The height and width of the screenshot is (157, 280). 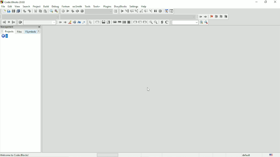 I want to click on Match case, so click(x=79, y=22).